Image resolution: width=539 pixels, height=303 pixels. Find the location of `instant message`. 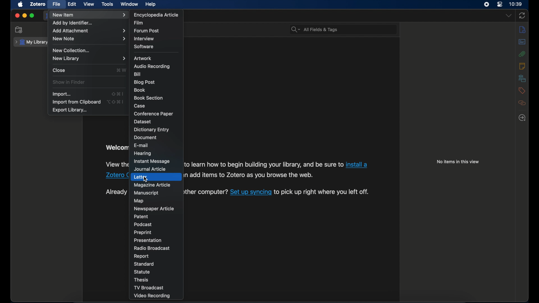

instant message is located at coordinates (153, 162).